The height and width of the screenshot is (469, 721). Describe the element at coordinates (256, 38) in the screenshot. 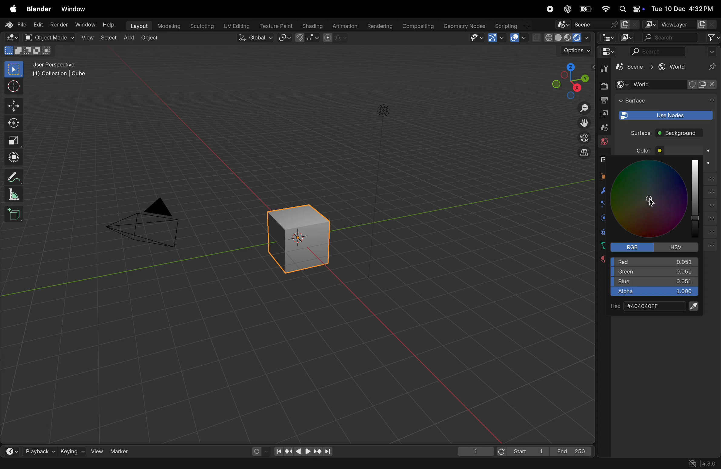

I see `Global` at that location.